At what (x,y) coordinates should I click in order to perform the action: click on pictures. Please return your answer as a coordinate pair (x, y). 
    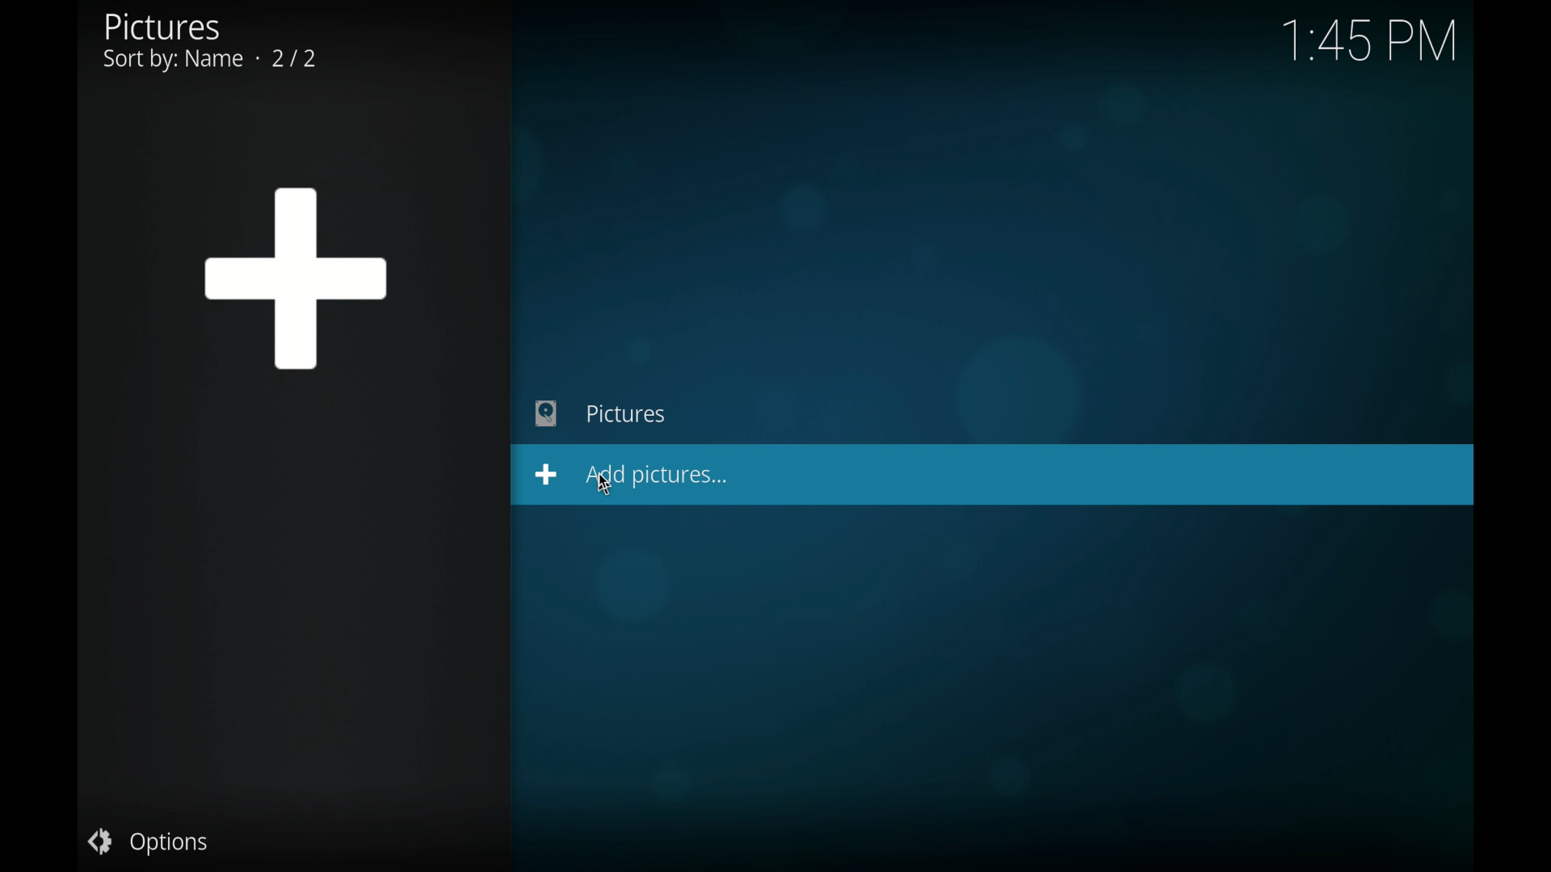
    Looking at the image, I should click on (209, 41).